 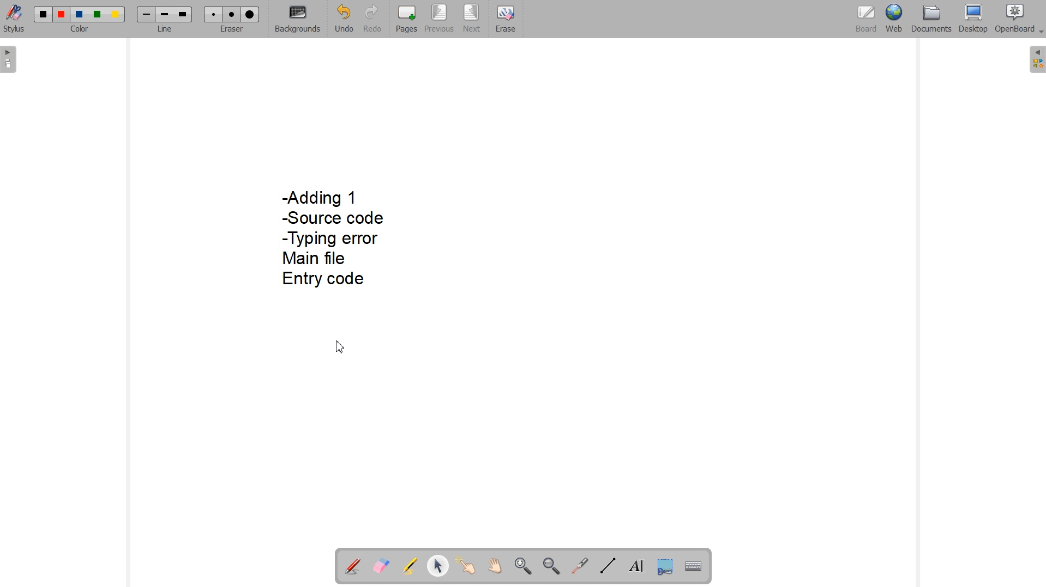 What do you see at coordinates (931, 20) in the screenshot?
I see `Documents` at bounding box center [931, 20].